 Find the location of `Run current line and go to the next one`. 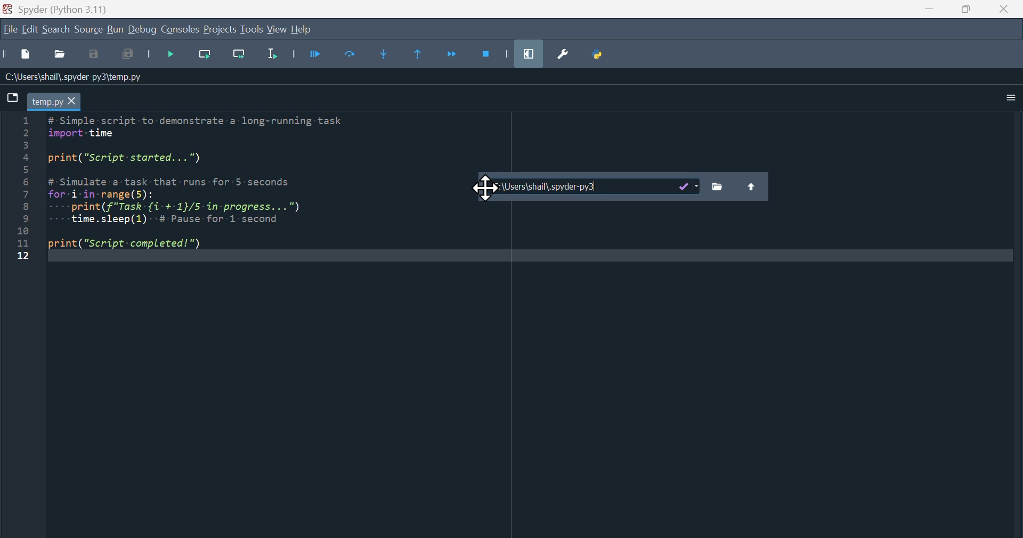

Run current line and go to the next one is located at coordinates (240, 56).